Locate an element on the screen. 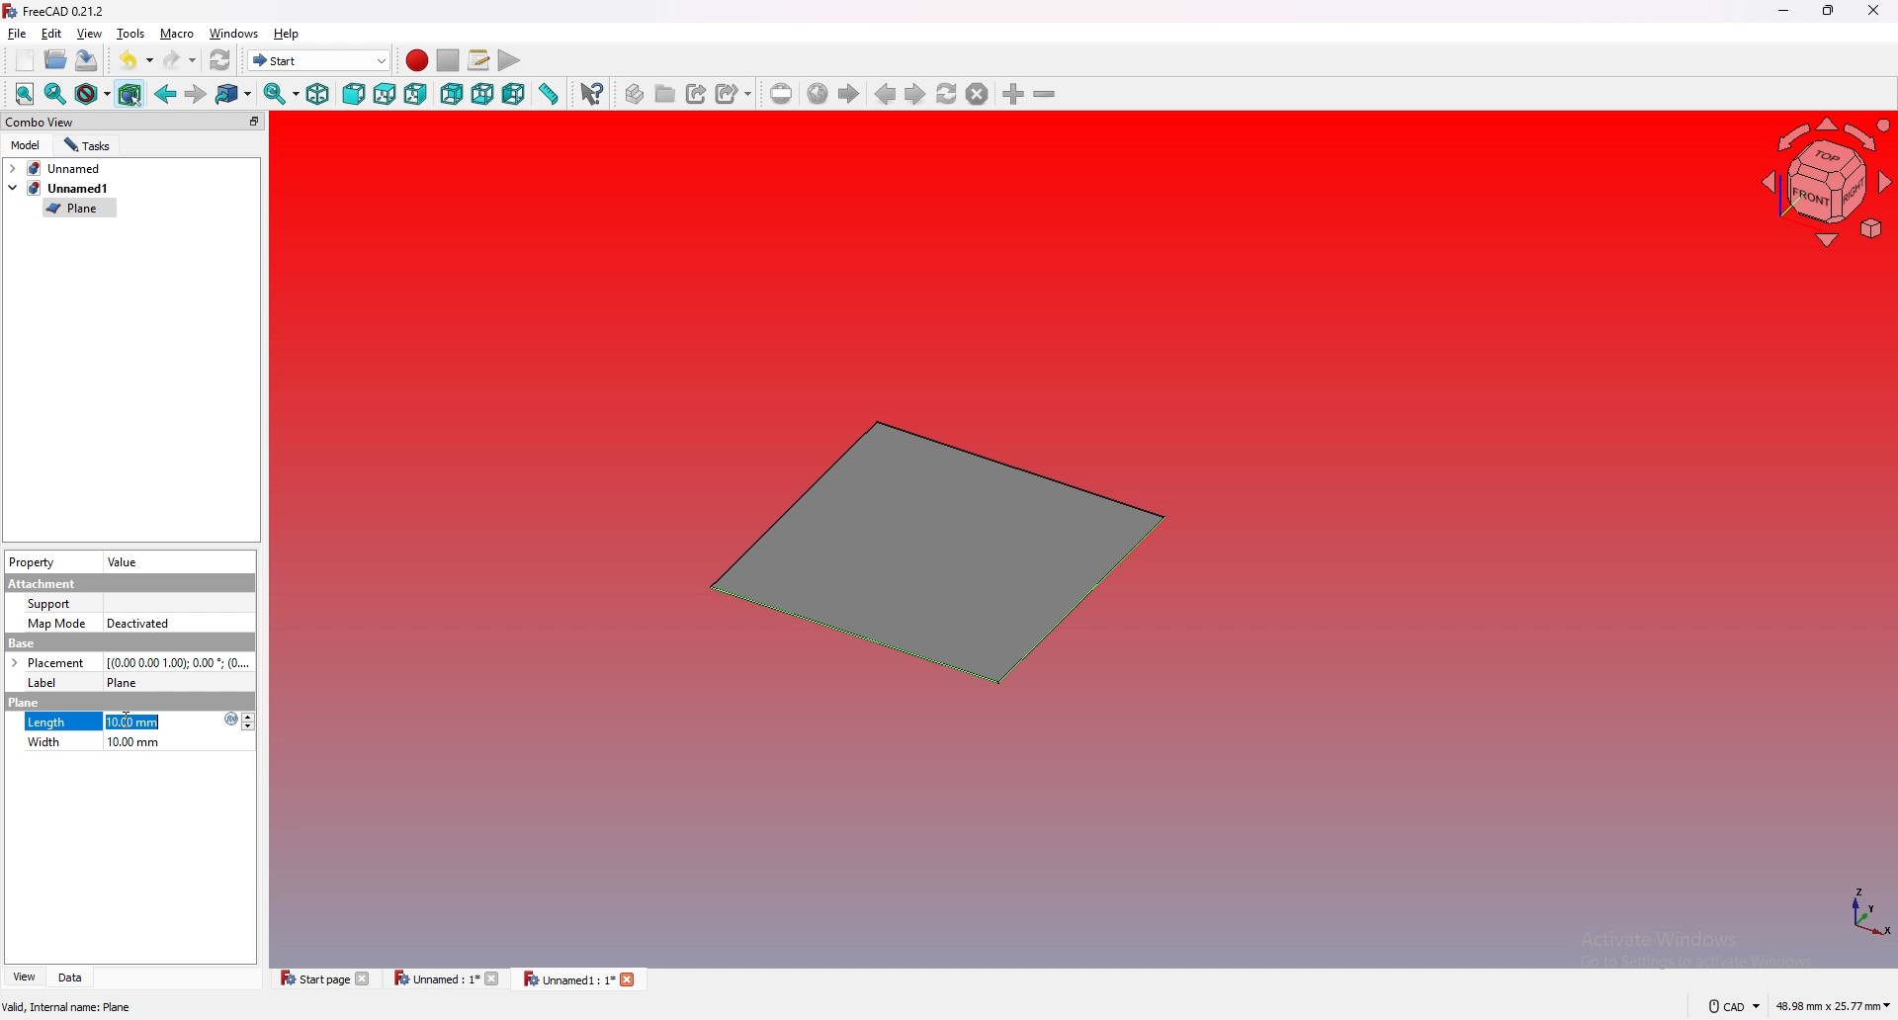 Image resolution: width=1898 pixels, height=1020 pixels. previous page is located at coordinates (887, 94).